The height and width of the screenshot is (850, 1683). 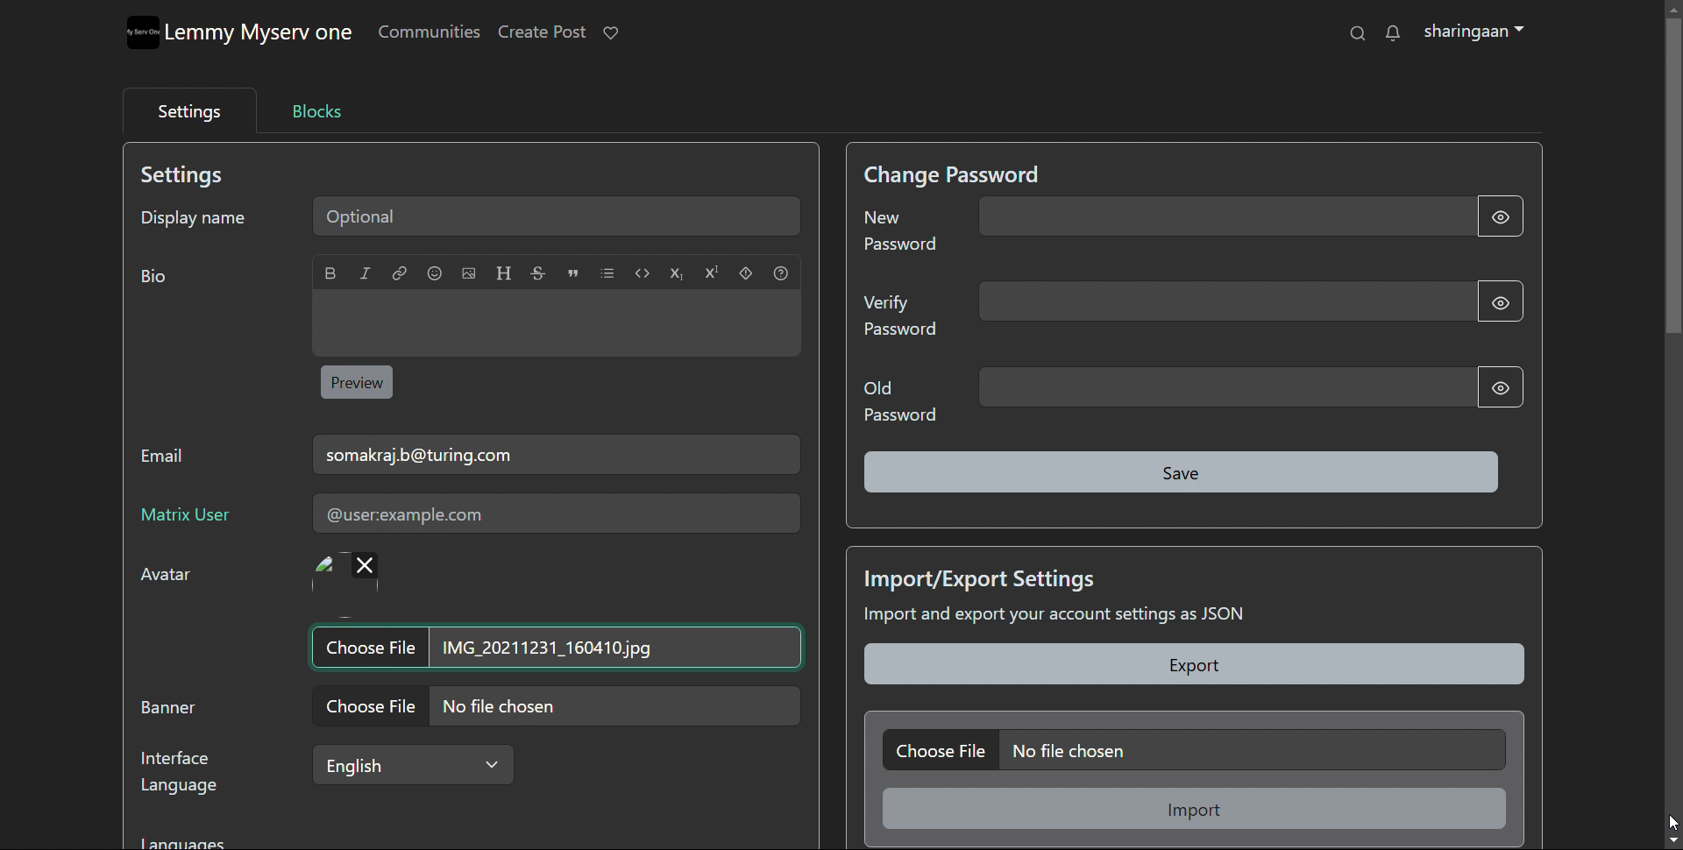 I want to click on verify password, so click(x=1223, y=301).